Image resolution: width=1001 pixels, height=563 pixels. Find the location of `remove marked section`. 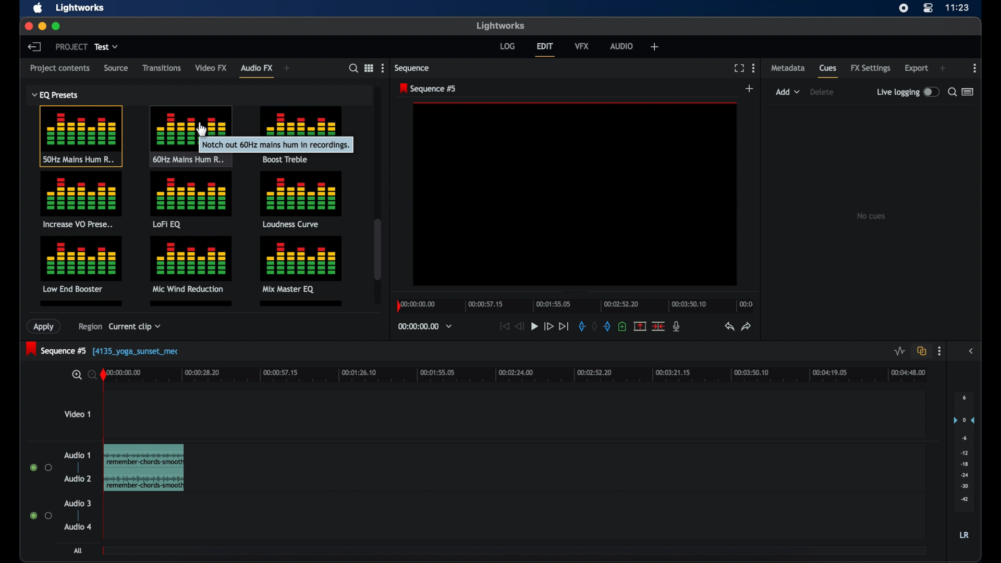

remove marked section is located at coordinates (639, 326).